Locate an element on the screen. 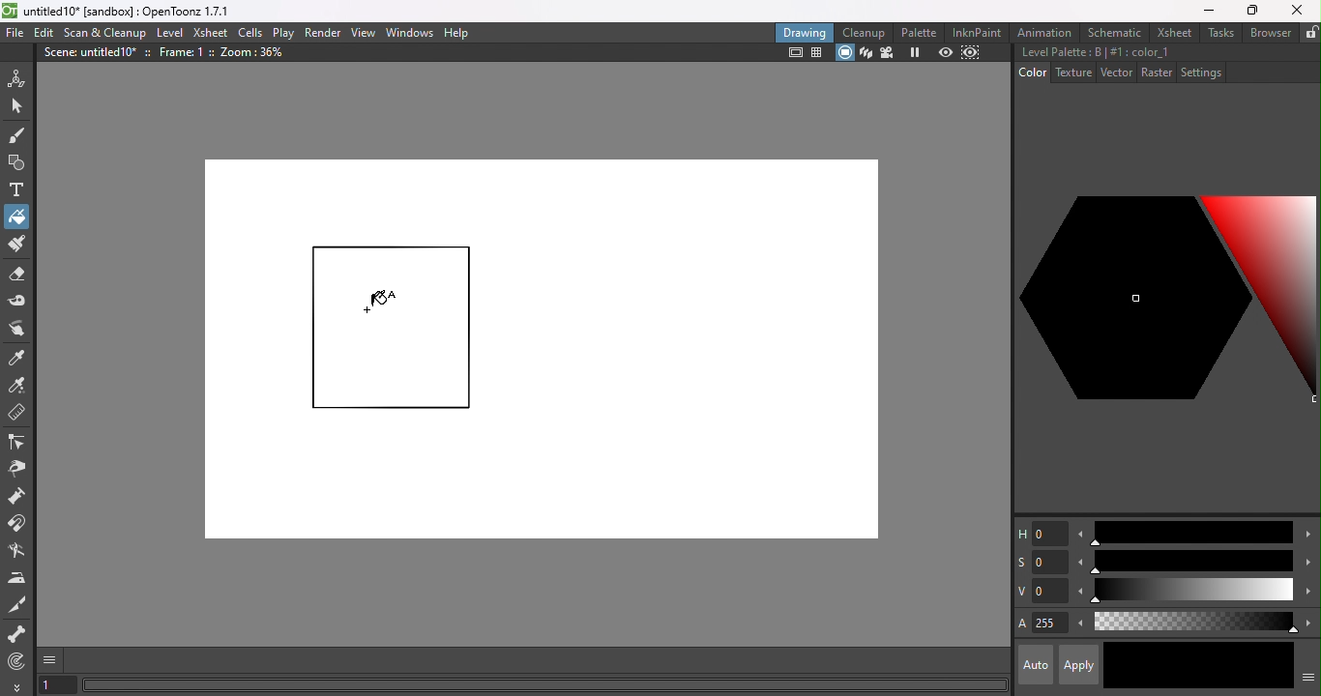  Skeletal tool is located at coordinates (17, 635).